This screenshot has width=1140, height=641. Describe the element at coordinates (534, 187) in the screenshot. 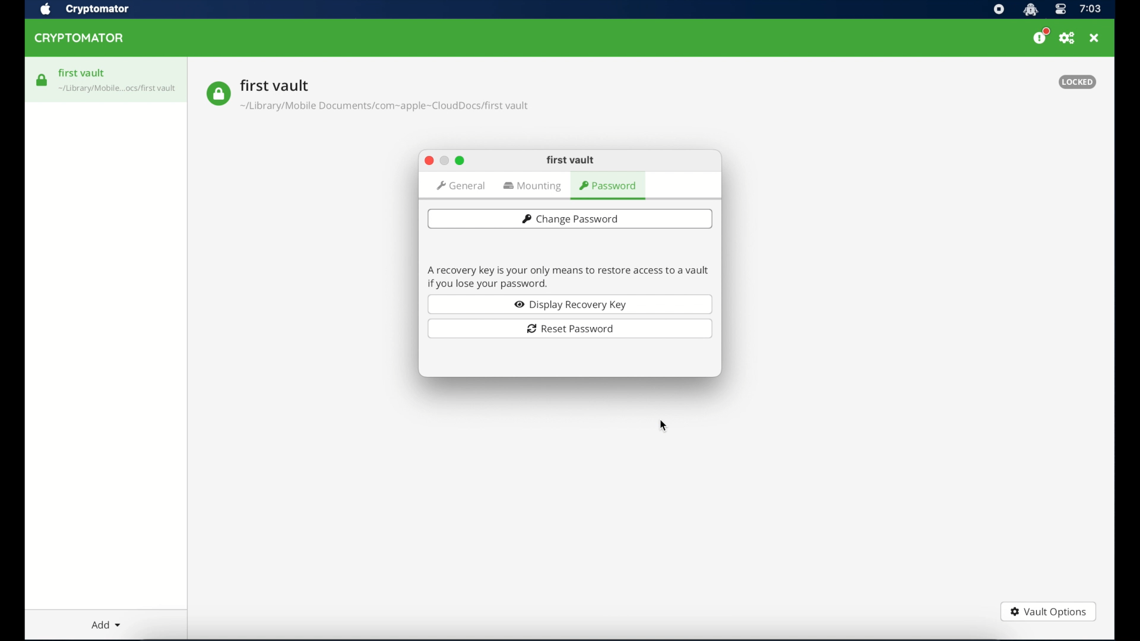

I see `mounting` at that location.